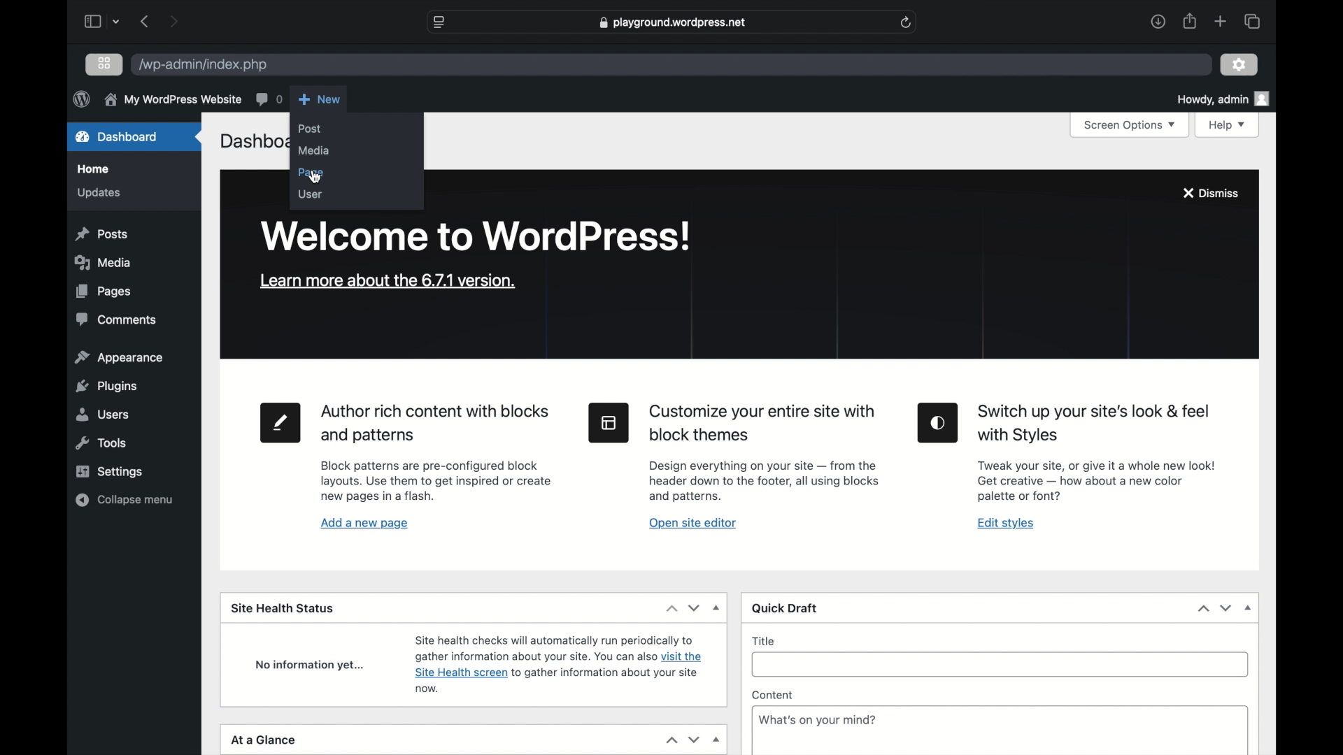  Describe the element at coordinates (1132, 126) in the screenshot. I see `screen options` at that location.